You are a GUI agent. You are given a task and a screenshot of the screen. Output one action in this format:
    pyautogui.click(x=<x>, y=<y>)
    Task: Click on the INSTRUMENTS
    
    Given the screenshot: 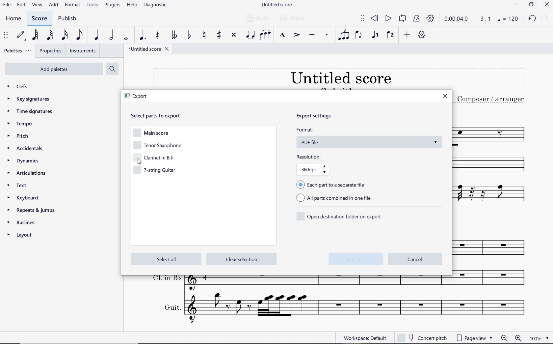 What is the action you would take?
    pyautogui.click(x=82, y=51)
    